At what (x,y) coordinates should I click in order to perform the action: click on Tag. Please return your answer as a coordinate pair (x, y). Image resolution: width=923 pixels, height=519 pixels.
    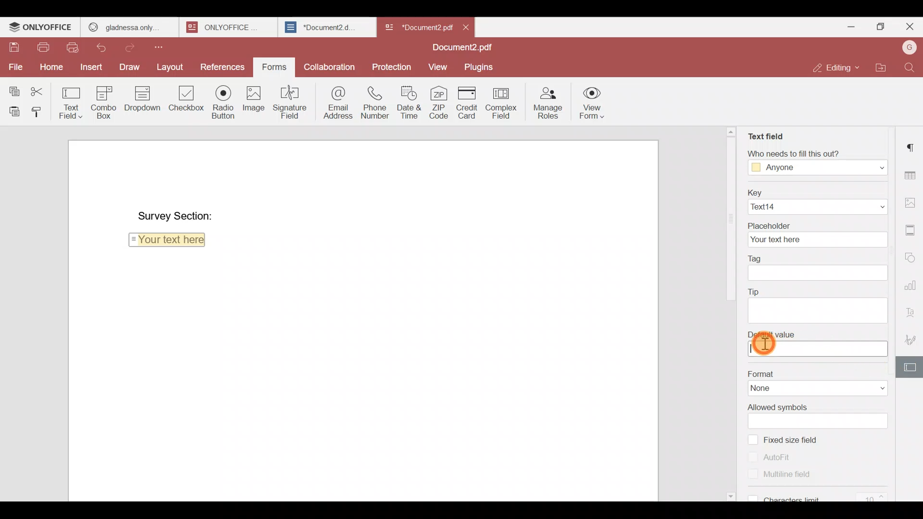
    Looking at the image, I should click on (814, 257).